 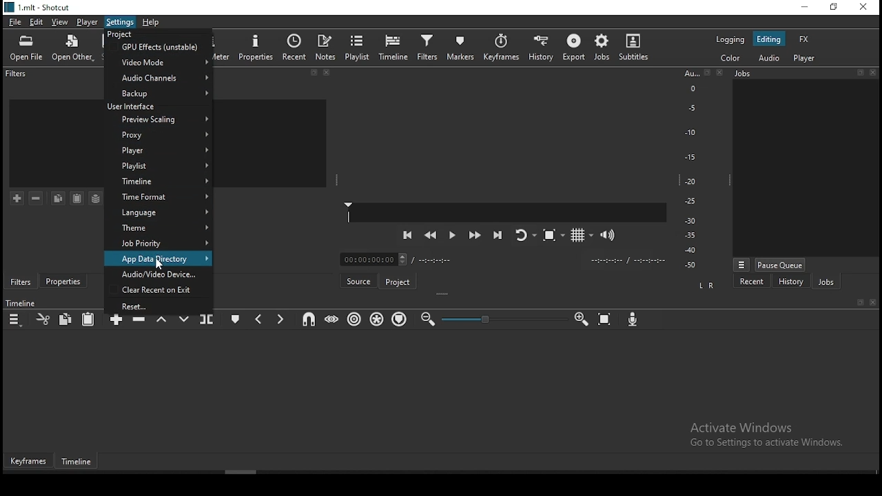 I want to click on next marker, so click(x=280, y=318).